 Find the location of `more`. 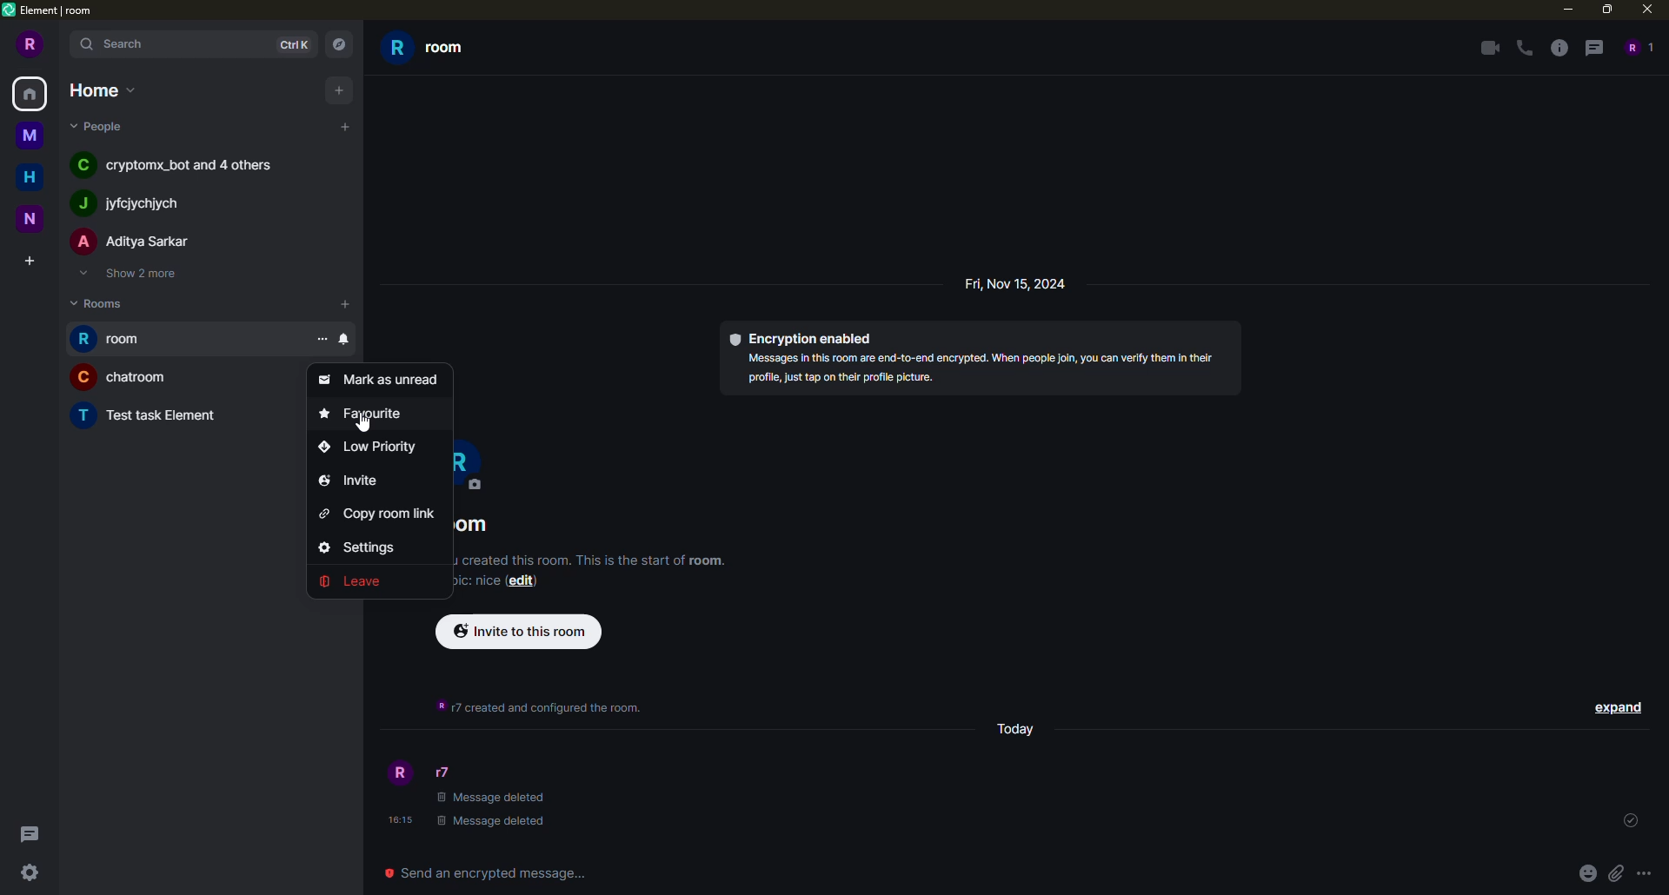

more is located at coordinates (1644, 873).